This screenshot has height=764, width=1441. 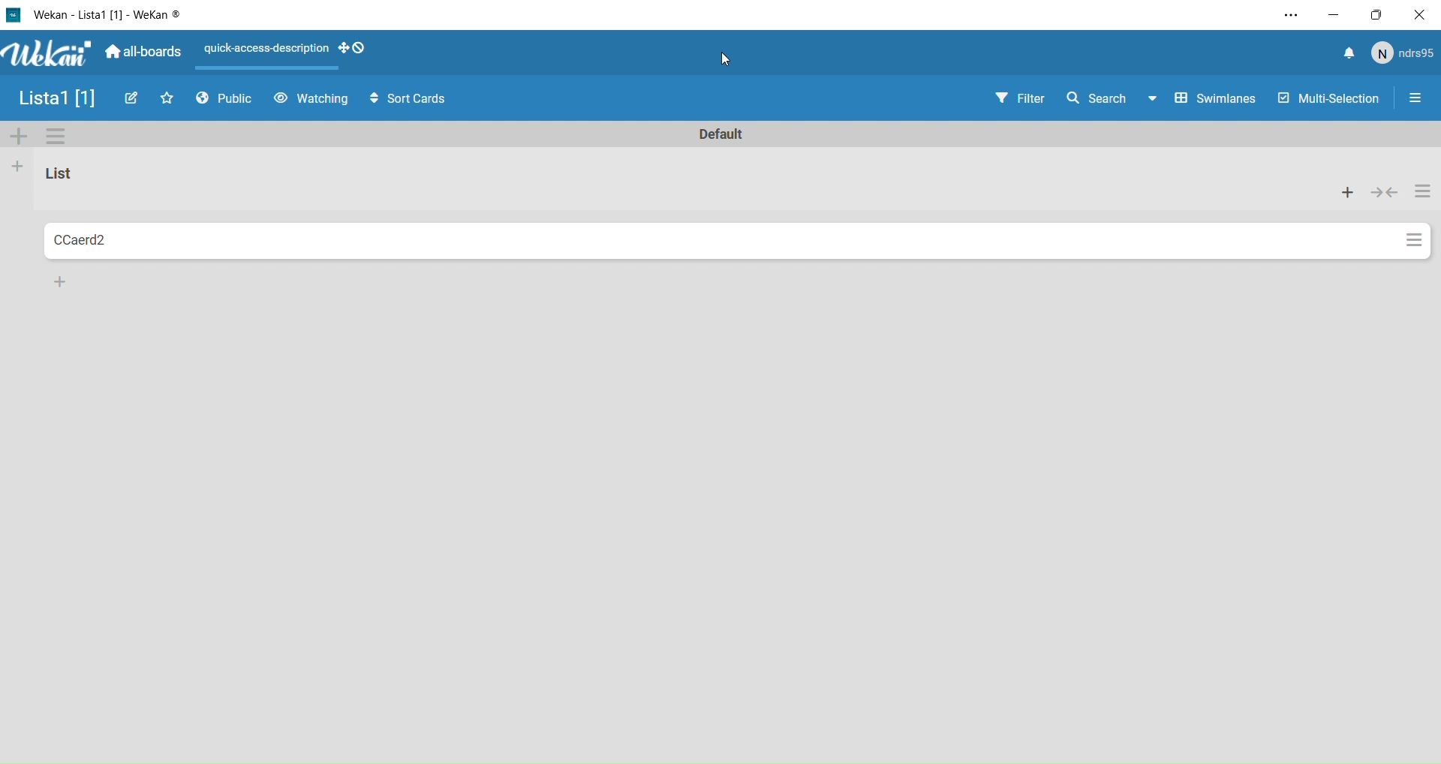 What do you see at coordinates (1101, 99) in the screenshot?
I see `Search` at bounding box center [1101, 99].